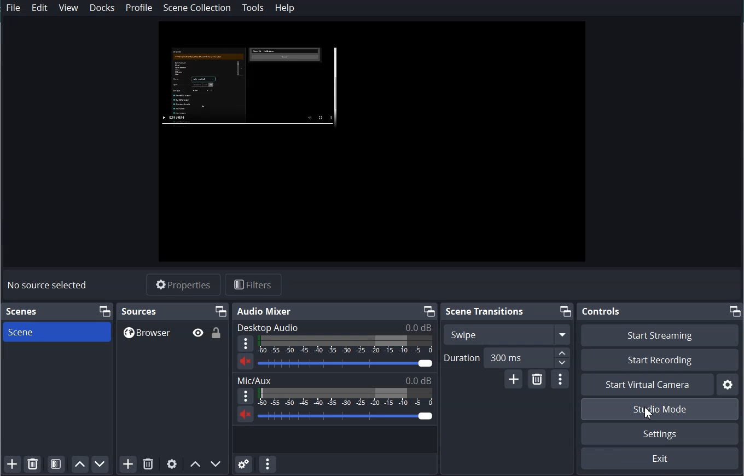  Describe the element at coordinates (139, 311) in the screenshot. I see `sources` at that location.